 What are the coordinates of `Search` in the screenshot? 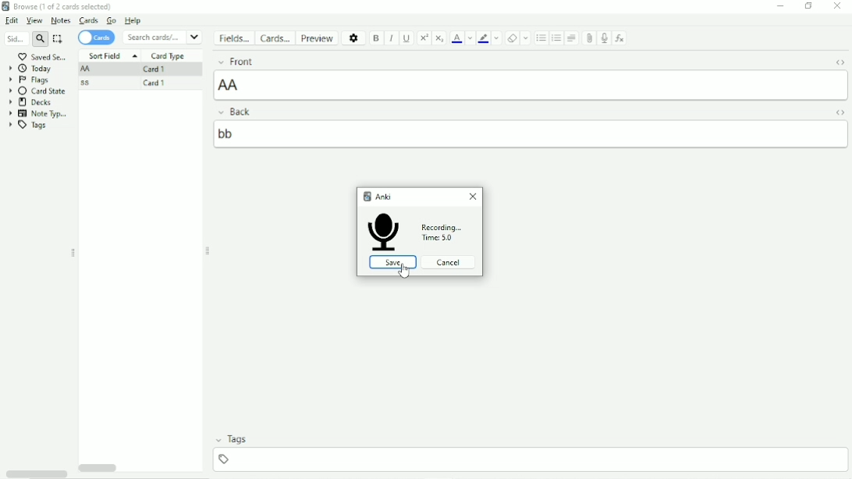 It's located at (25, 39).